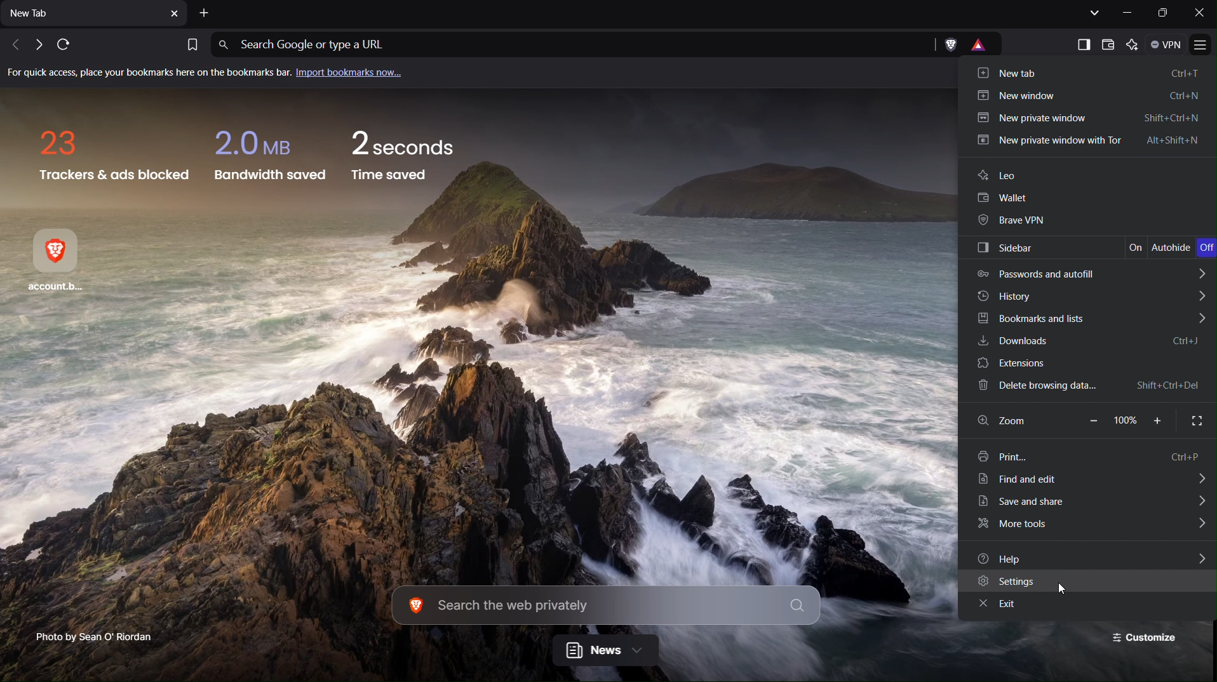 This screenshot has width=1217, height=682. What do you see at coordinates (1089, 504) in the screenshot?
I see `Save and share` at bounding box center [1089, 504].